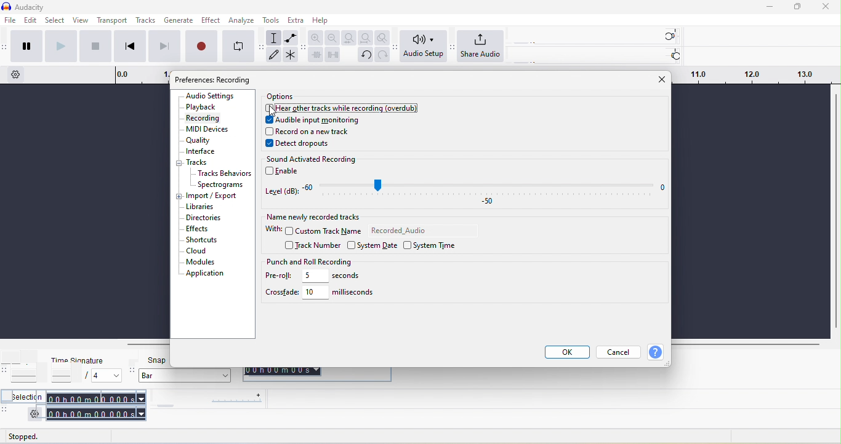  What do you see at coordinates (384, 38) in the screenshot?
I see `zoom toggle` at bounding box center [384, 38].